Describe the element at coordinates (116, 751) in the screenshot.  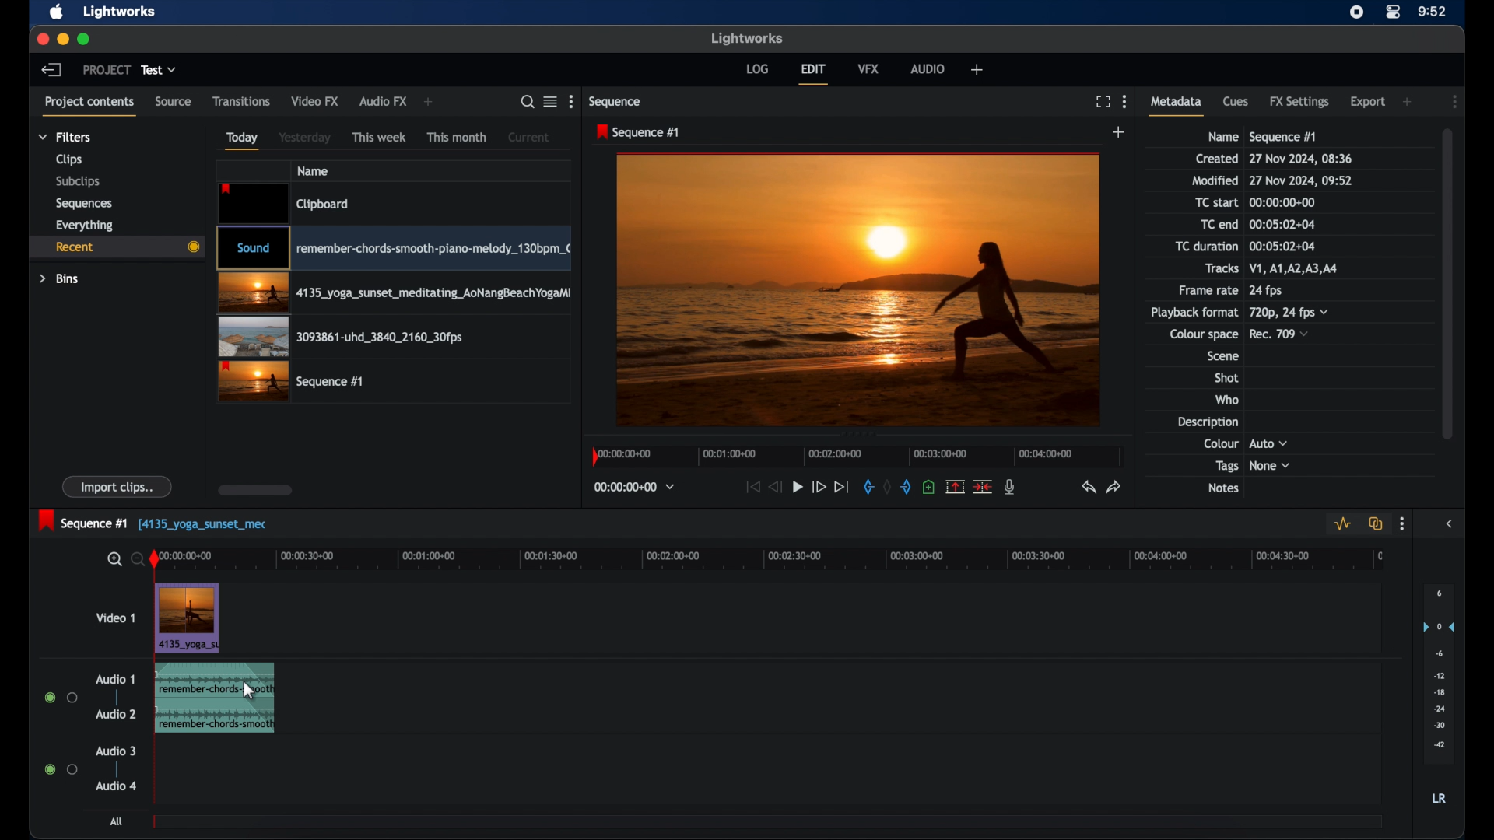
I see `audio 3` at that location.